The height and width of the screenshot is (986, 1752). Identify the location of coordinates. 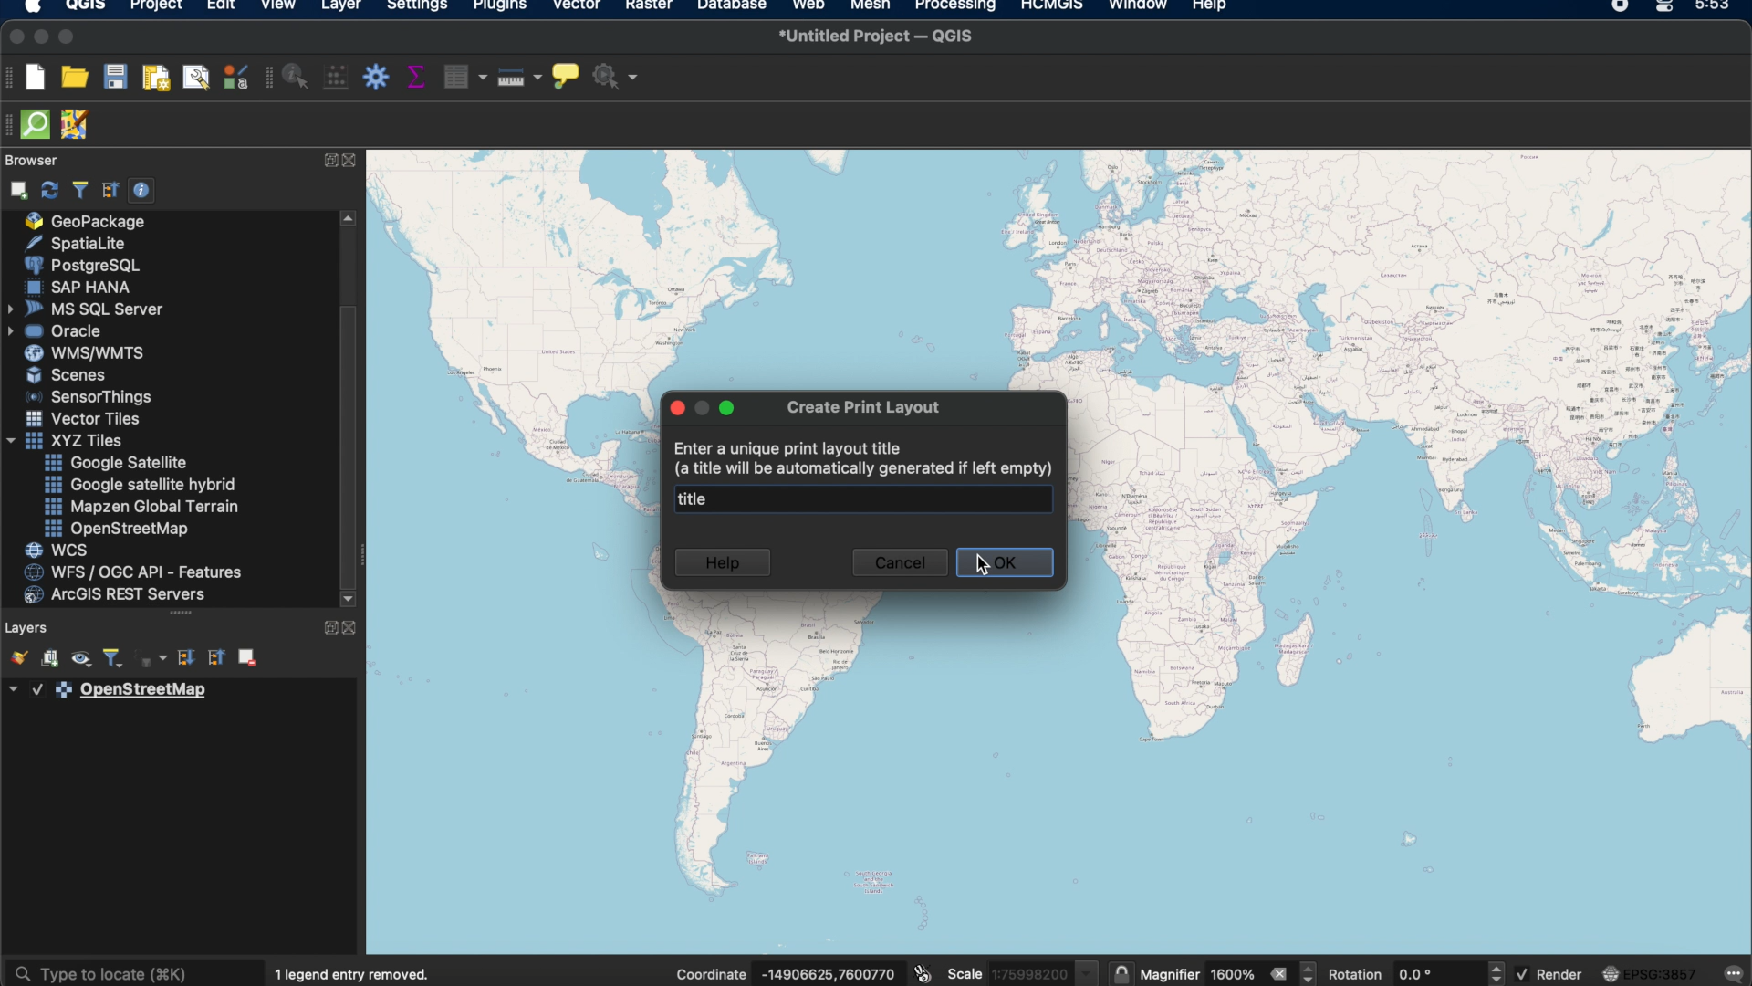
(786, 971).